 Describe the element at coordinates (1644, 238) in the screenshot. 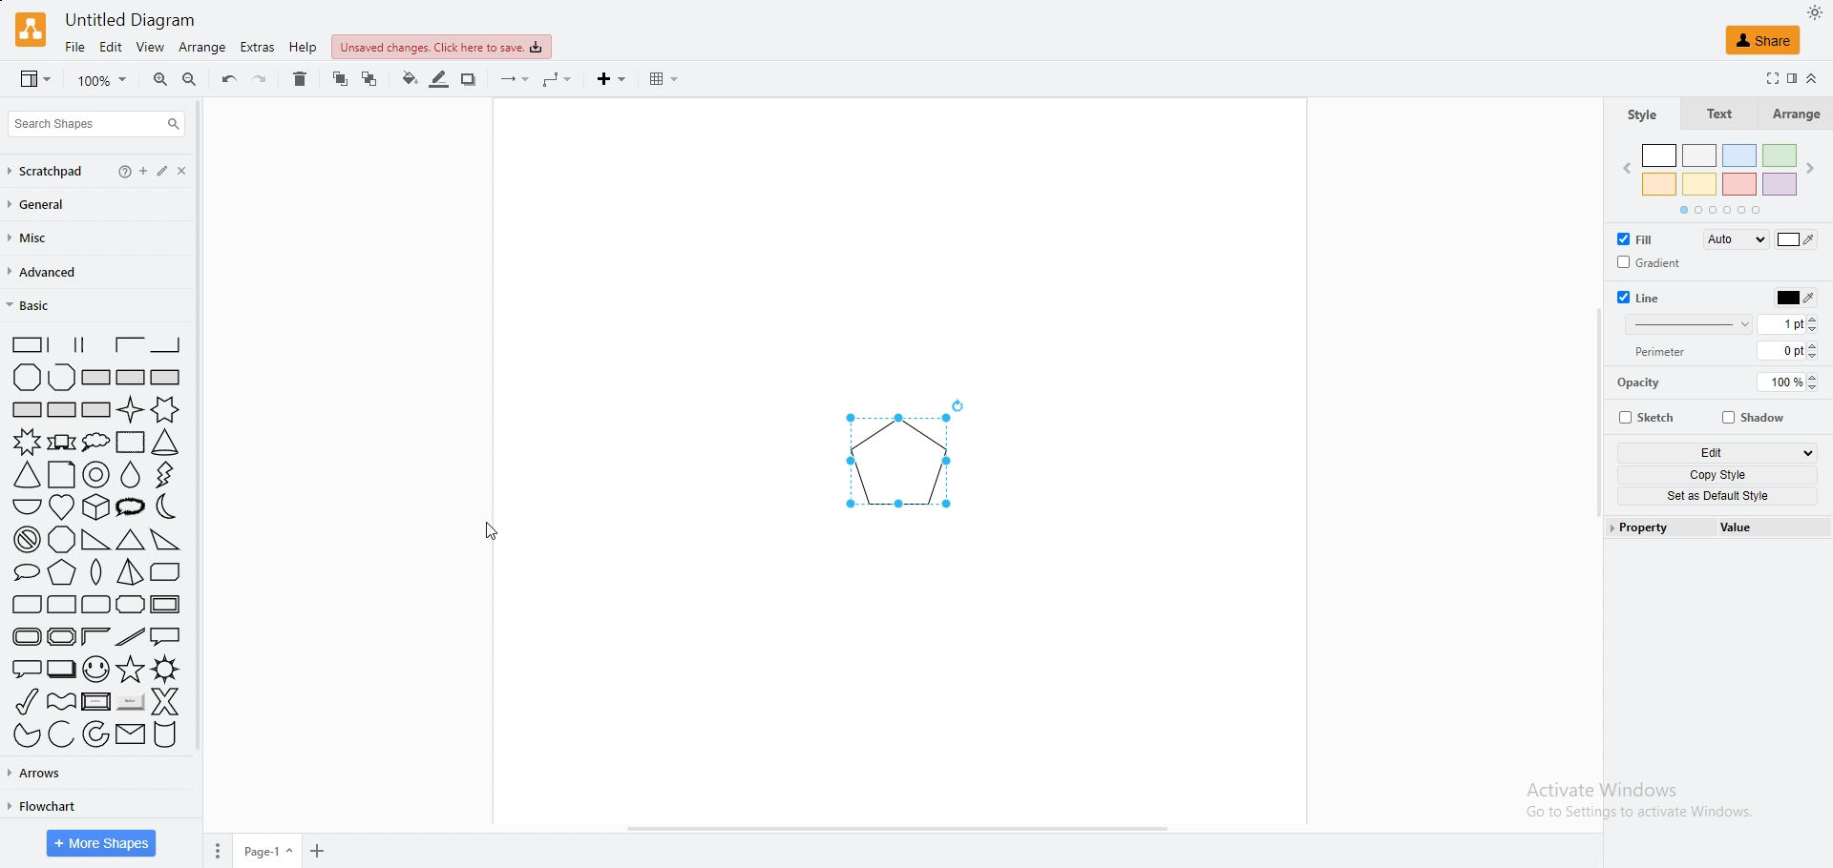

I see `fill` at that location.